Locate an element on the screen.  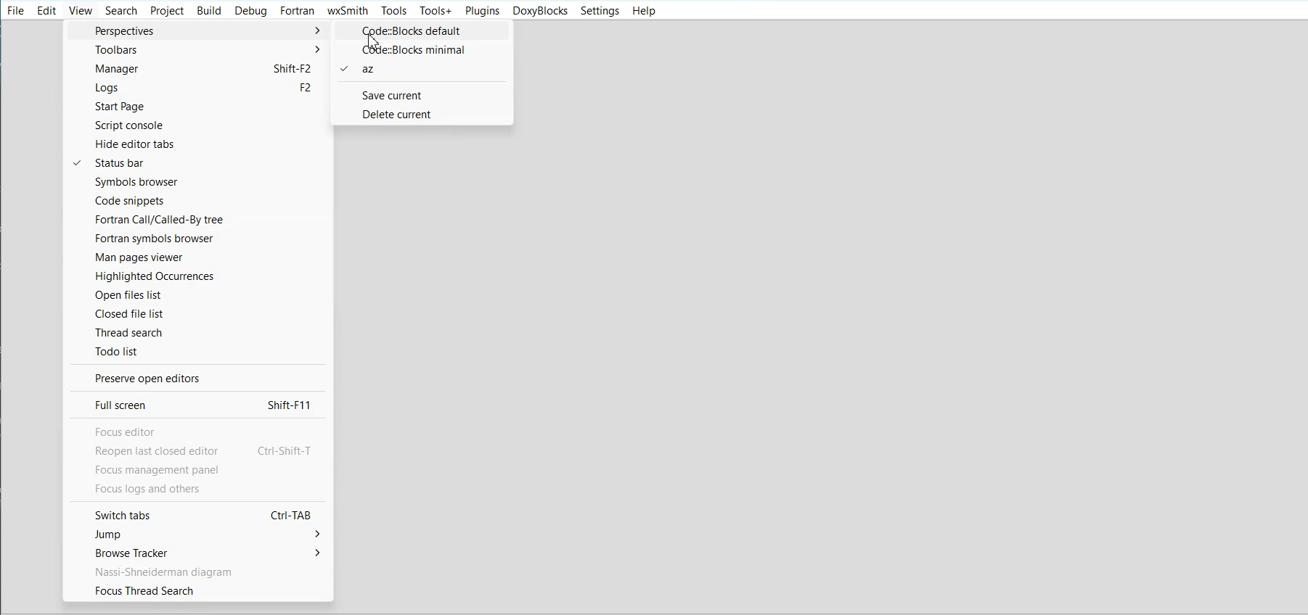
Code:: Blocks default is located at coordinates (419, 32).